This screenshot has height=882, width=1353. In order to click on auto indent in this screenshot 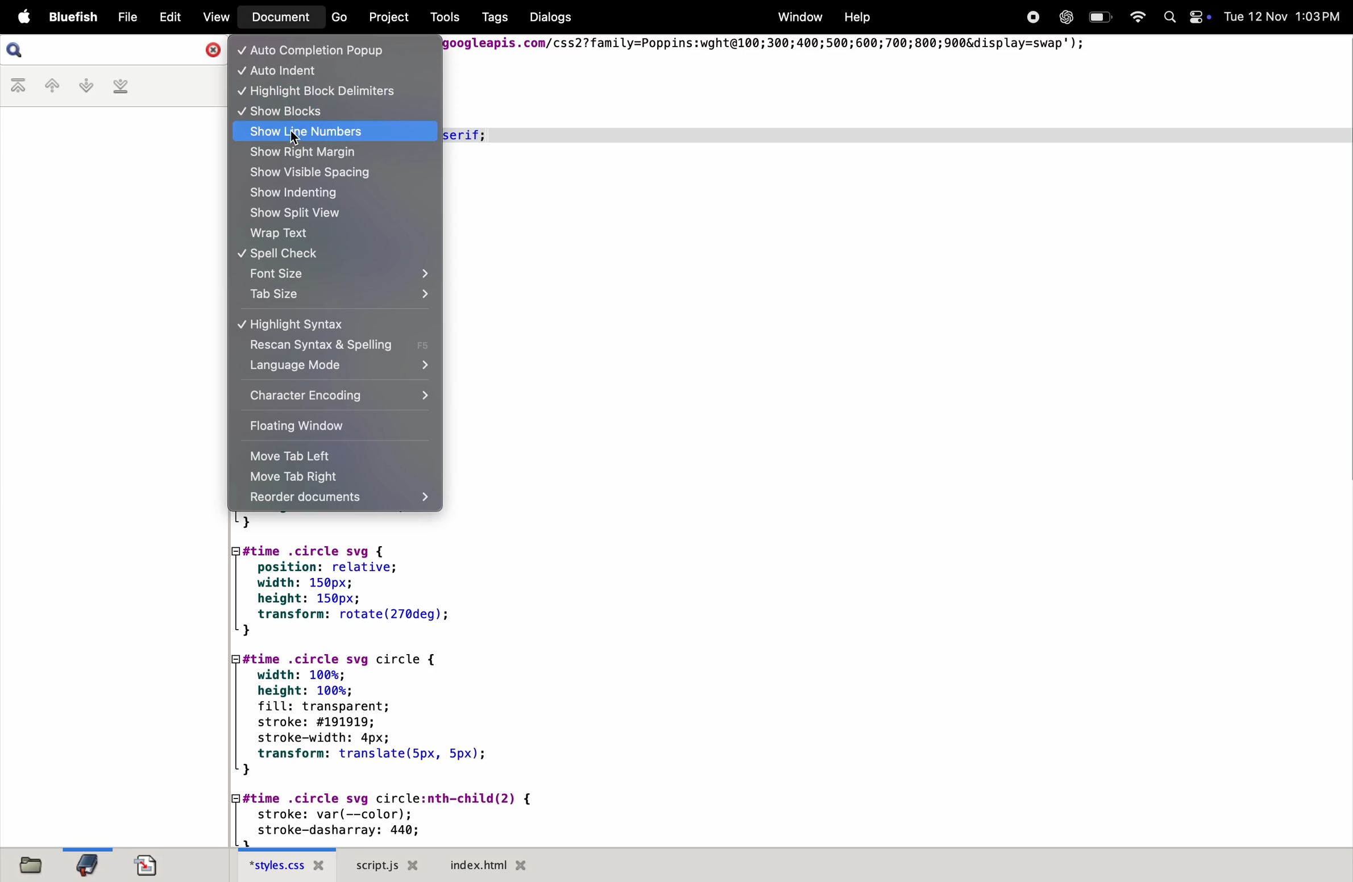, I will do `click(335, 71)`.